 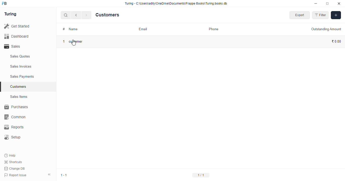 I want to click on Change DB, so click(x=16, y=168).